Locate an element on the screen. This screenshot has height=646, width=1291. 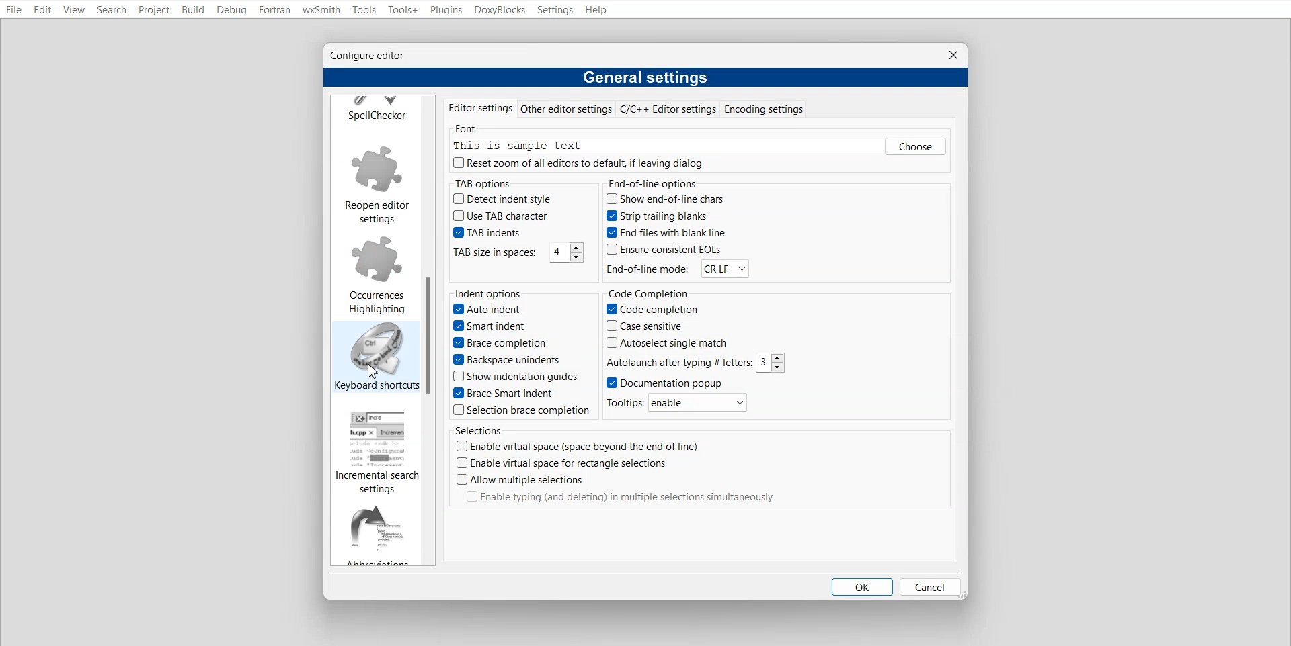
Vertical scroll bar is located at coordinates (433, 332).